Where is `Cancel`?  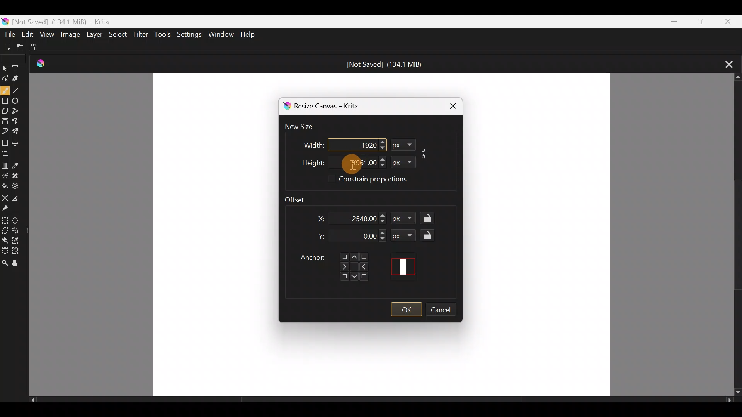 Cancel is located at coordinates (445, 311).